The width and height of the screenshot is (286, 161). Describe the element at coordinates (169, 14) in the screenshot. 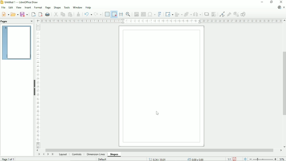

I see `Transformation` at that location.